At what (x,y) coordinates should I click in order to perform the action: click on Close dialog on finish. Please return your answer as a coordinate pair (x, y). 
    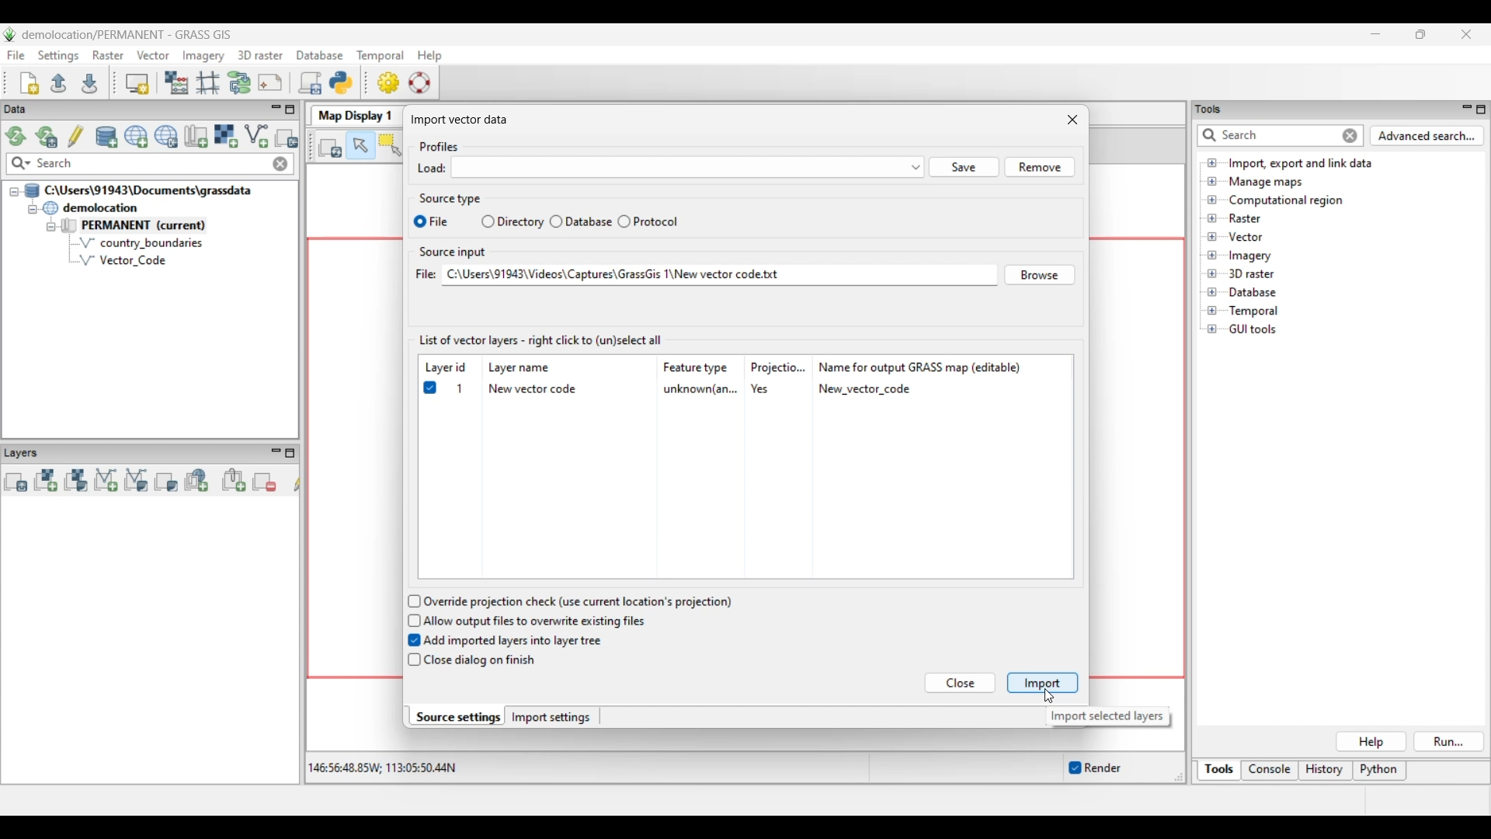
    Looking at the image, I should click on (471, 660).